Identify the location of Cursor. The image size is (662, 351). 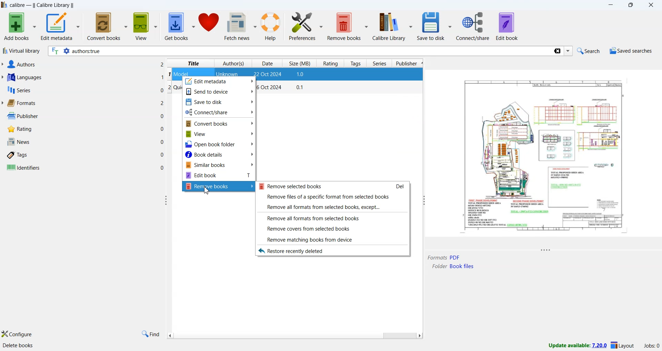
(208, 192).